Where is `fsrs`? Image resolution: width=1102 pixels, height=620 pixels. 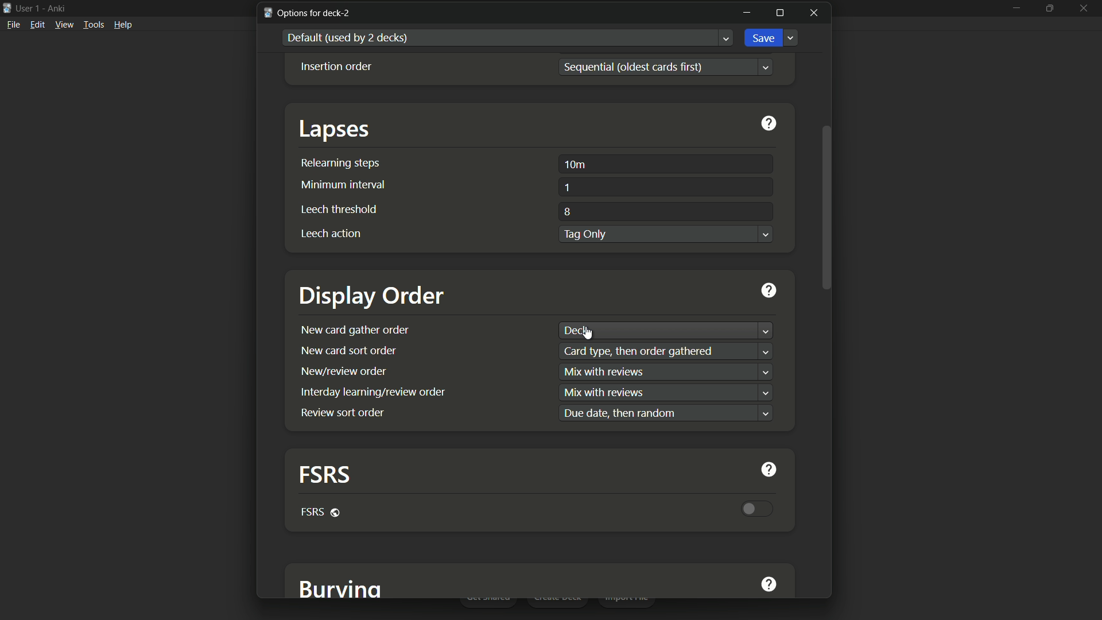 fsrs is located at coordinates (321, 474).